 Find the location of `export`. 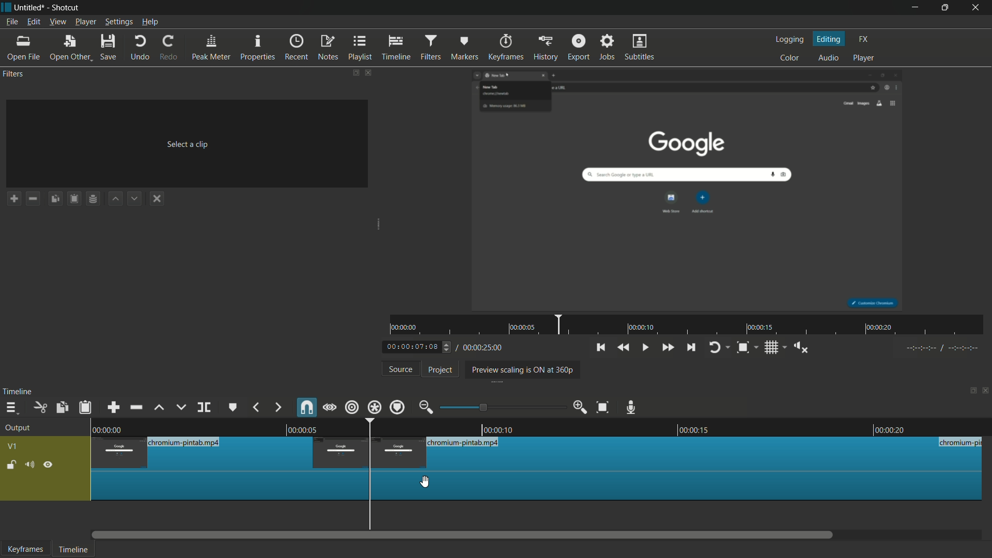

export is located at coordinates (579, 47).